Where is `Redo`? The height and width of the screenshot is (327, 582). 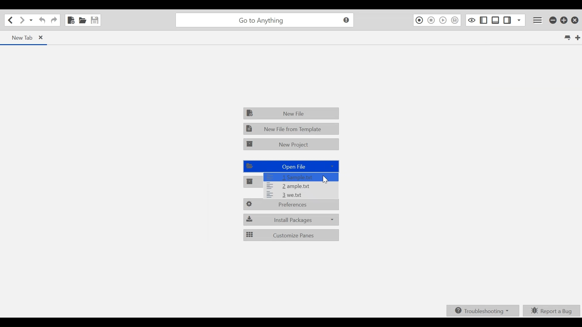
Redo is located at coordinates (54, 20).